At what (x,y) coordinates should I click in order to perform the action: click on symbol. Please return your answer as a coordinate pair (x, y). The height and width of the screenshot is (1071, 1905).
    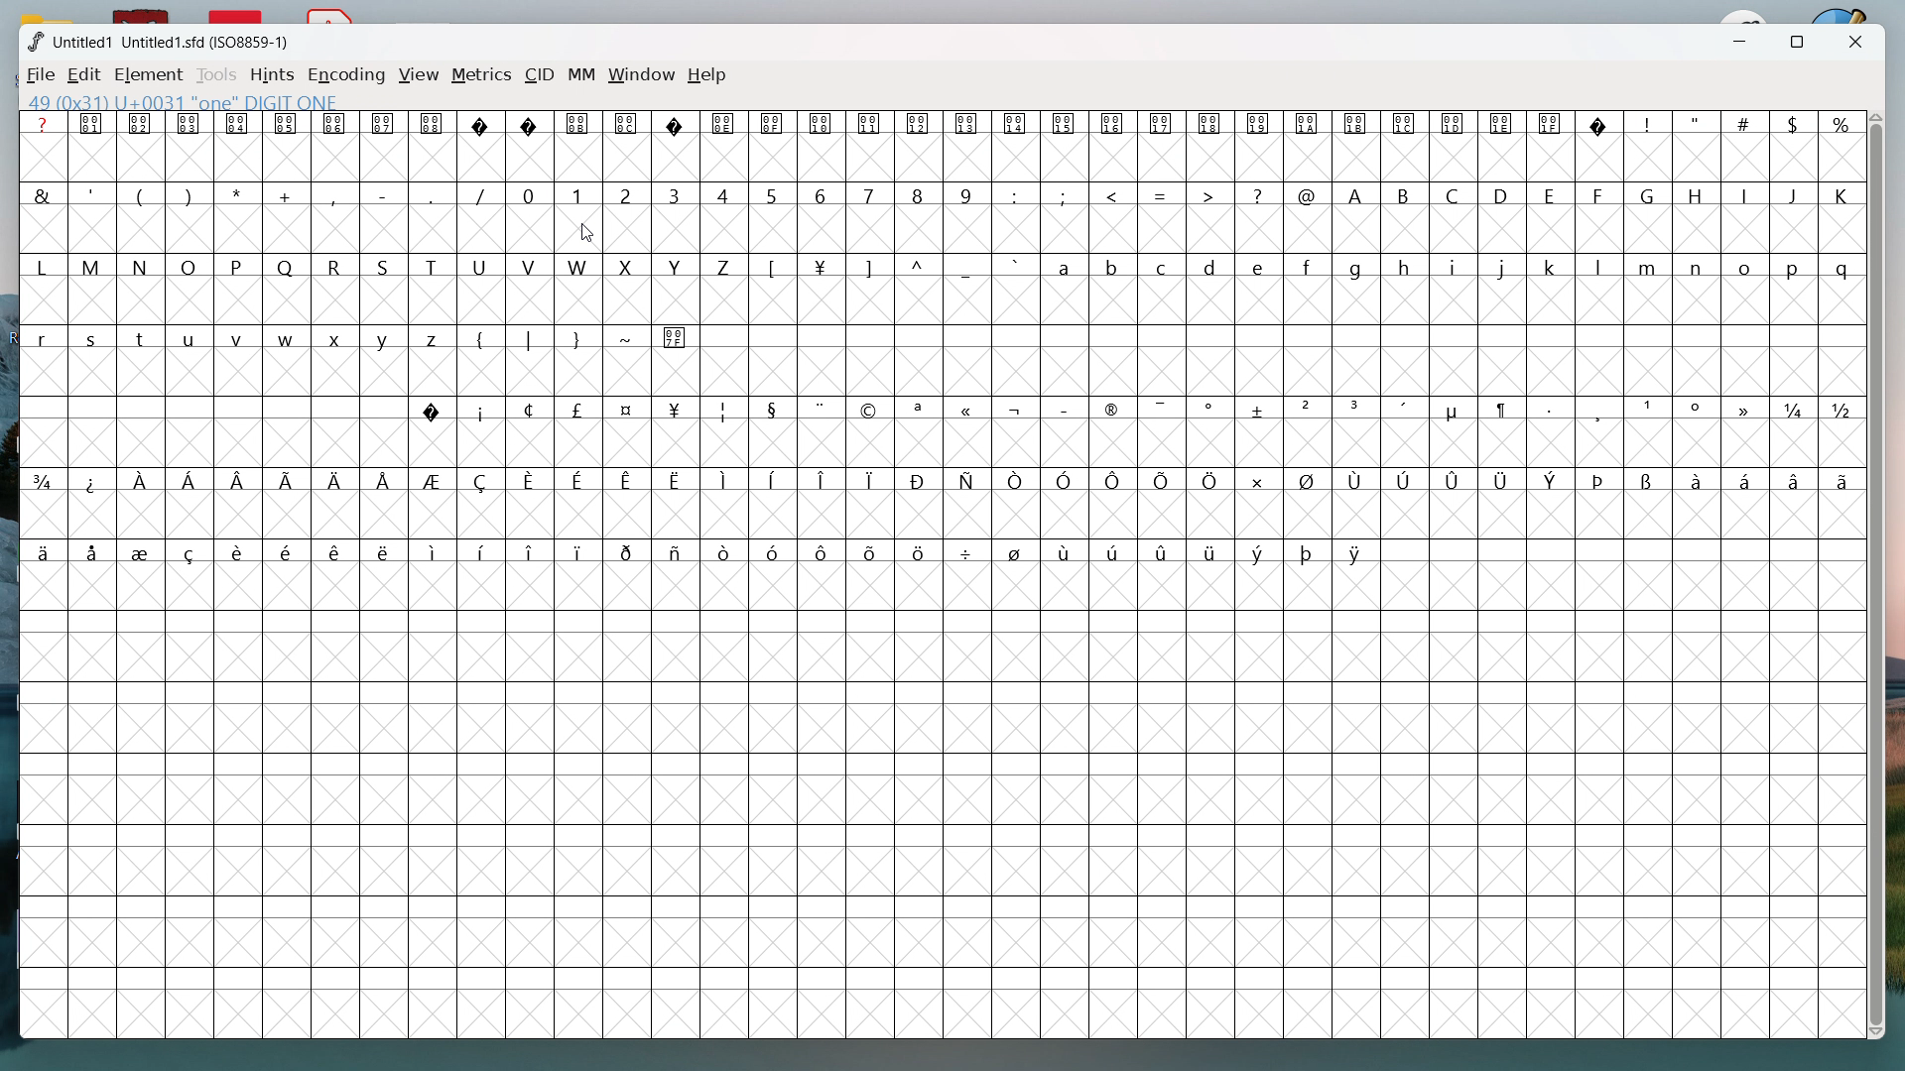
    Looking at the image, I should click on (919, 410).